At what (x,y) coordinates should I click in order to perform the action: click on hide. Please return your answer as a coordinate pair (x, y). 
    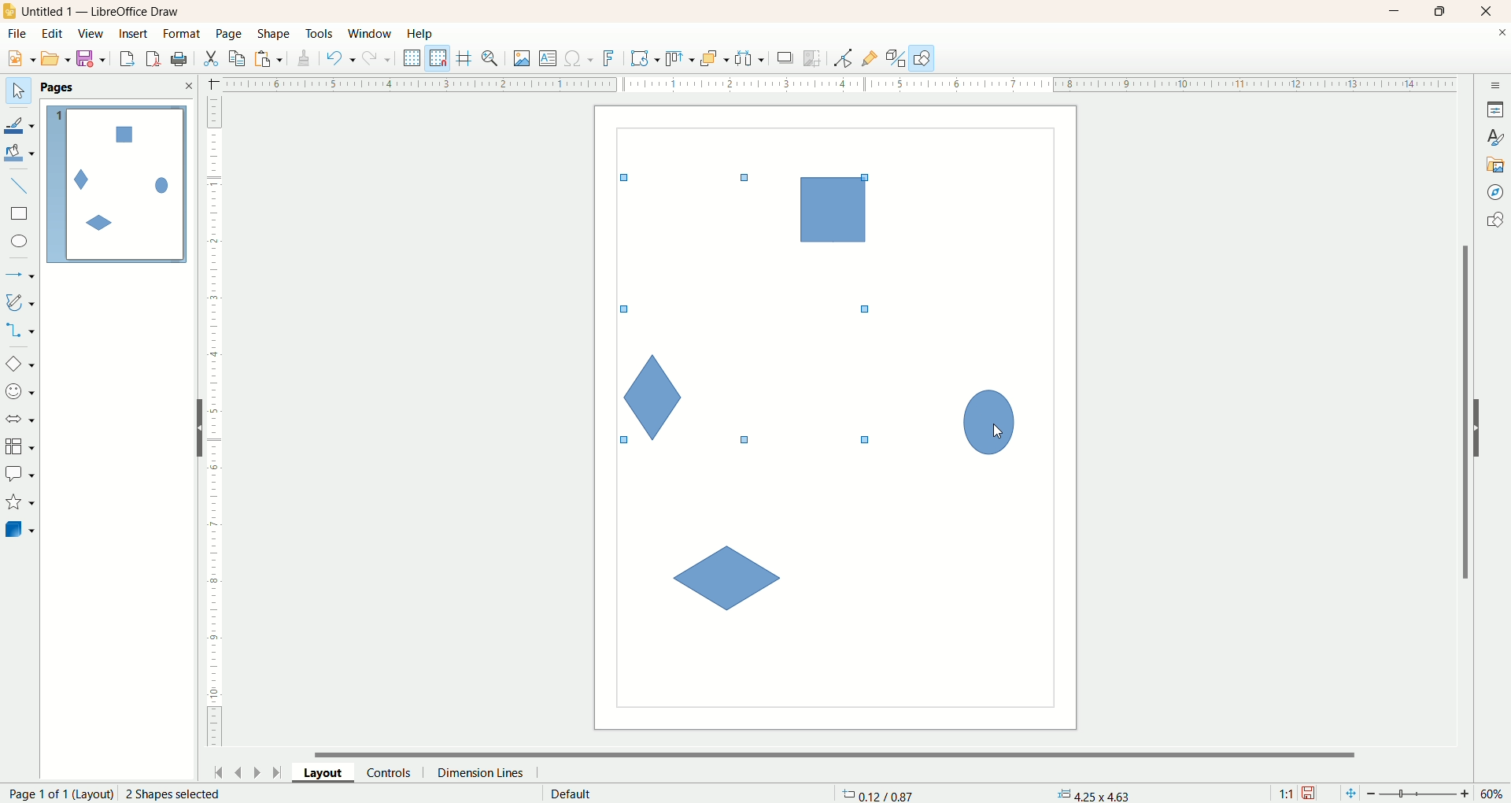
    Looking at the image, I should click on (1485, 425).